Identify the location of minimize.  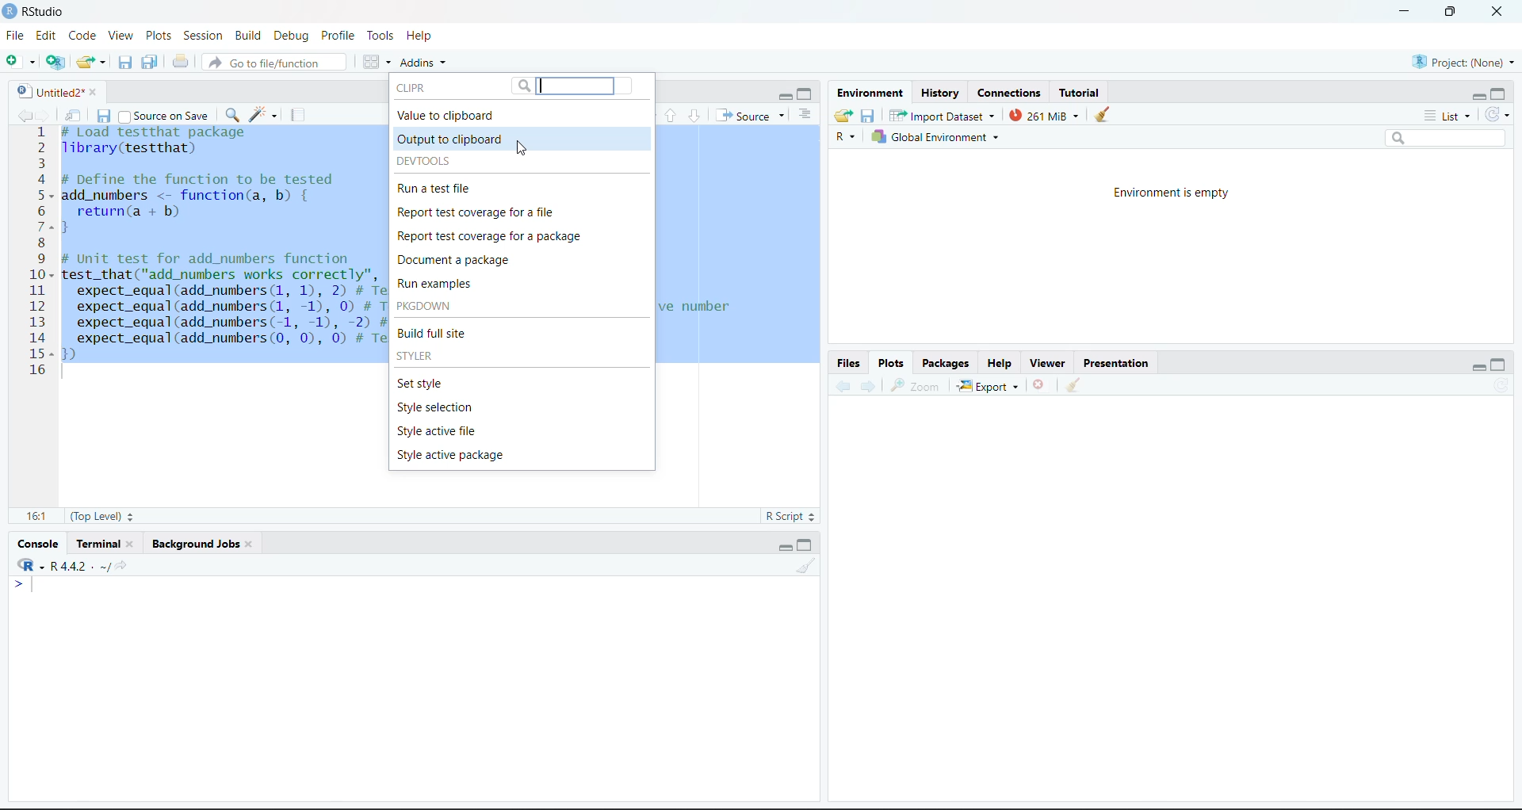
(1405, 11).